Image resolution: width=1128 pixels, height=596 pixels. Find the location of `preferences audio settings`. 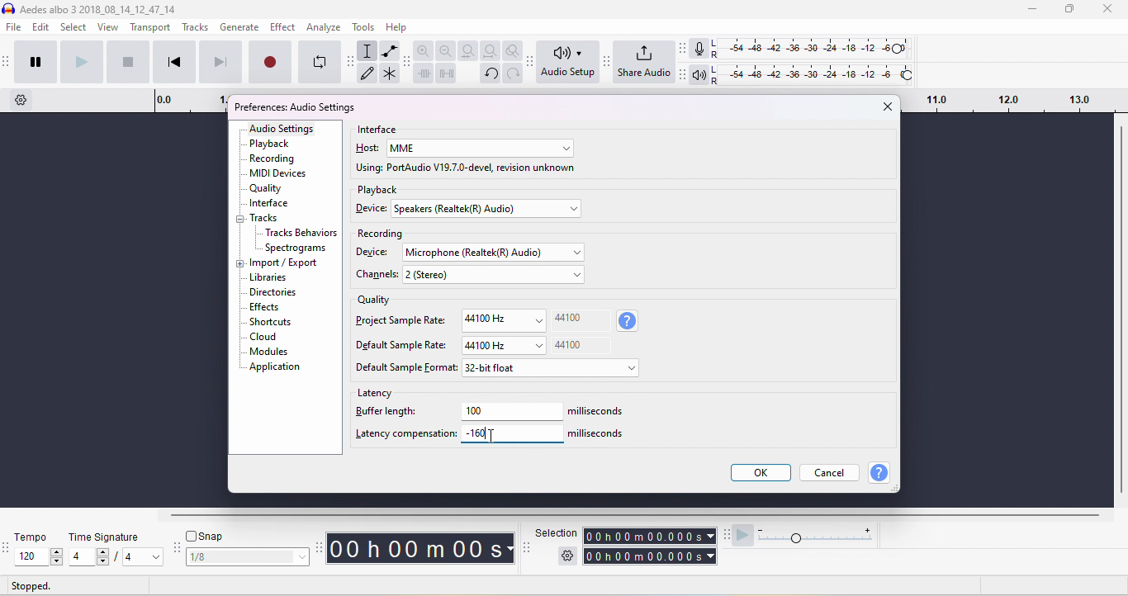

preferences audio settings is located at coordinates (294, 107).